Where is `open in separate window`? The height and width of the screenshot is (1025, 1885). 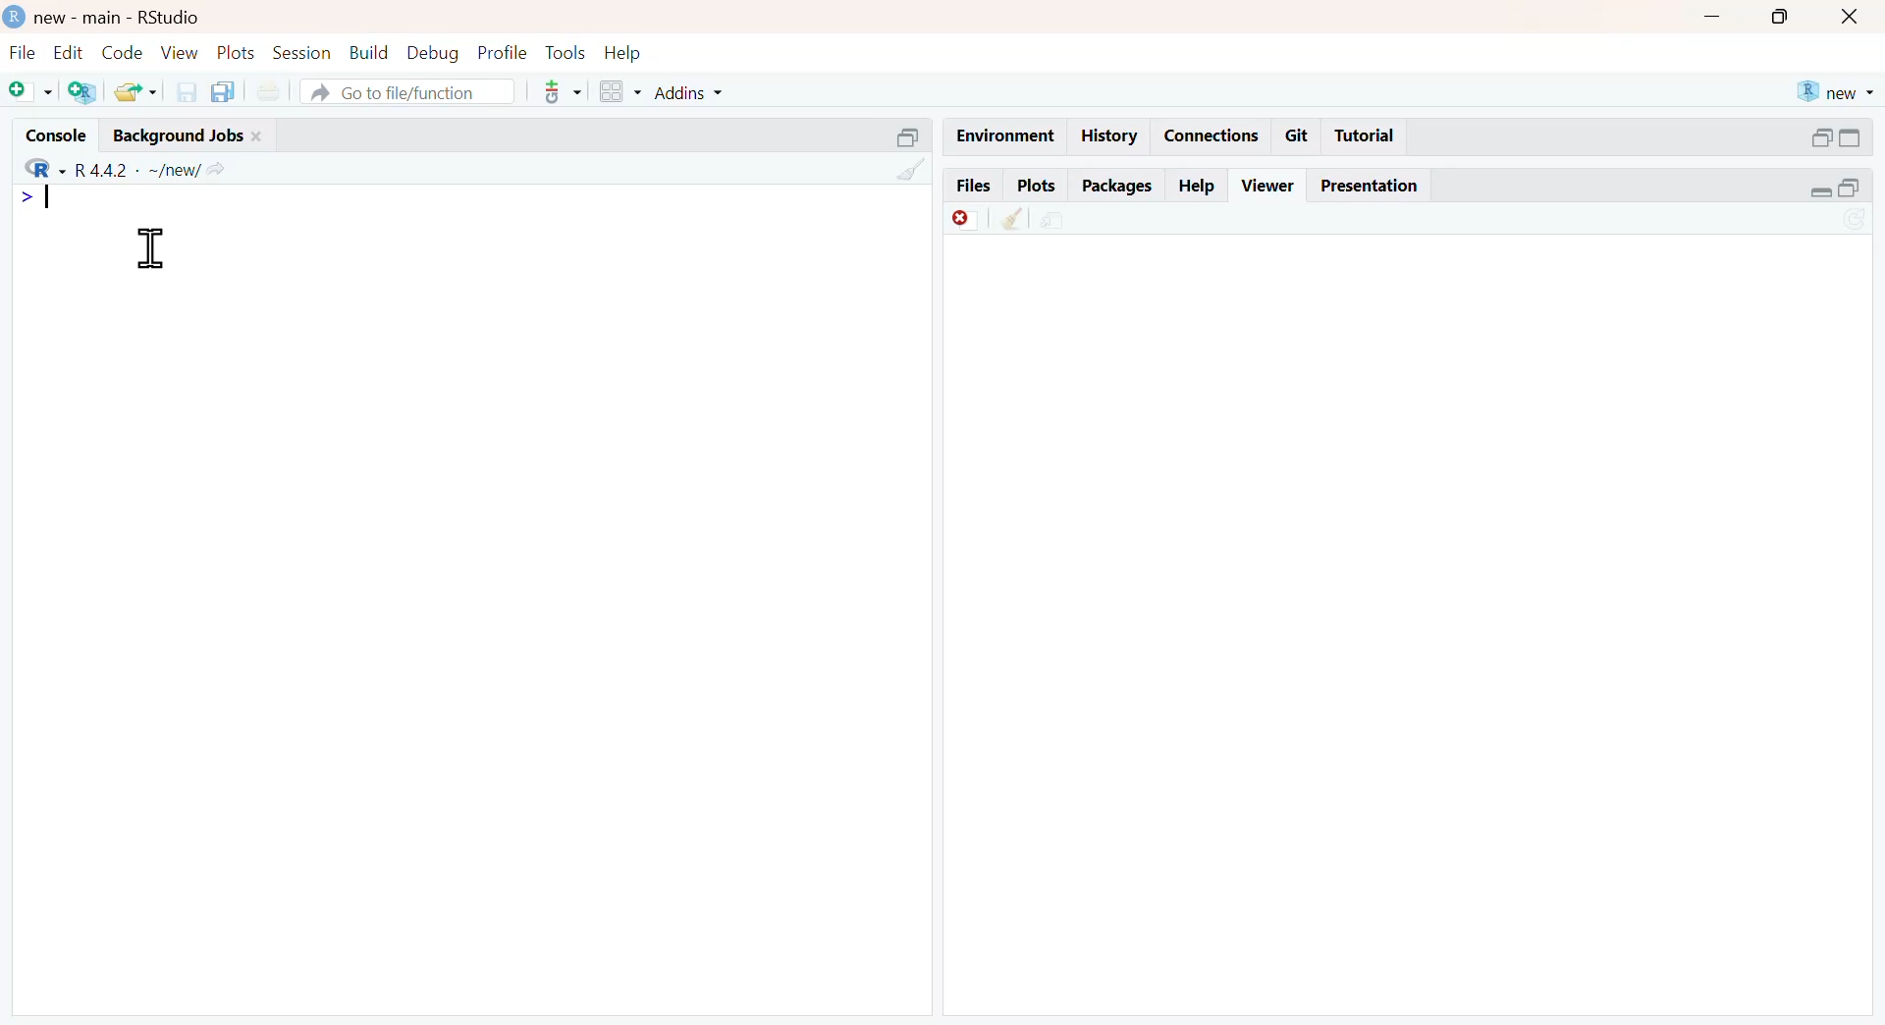 open in separate window is located at coordinates (1822, 138).